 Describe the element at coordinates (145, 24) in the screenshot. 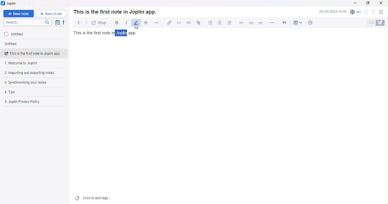

I see `Strikethrough` at that location.